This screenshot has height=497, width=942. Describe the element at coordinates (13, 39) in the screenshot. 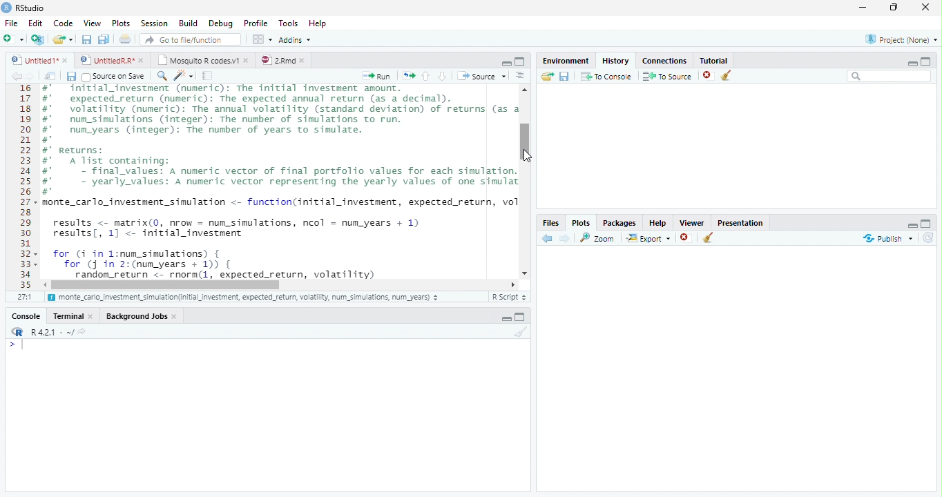

I see `Open new file` at that location.